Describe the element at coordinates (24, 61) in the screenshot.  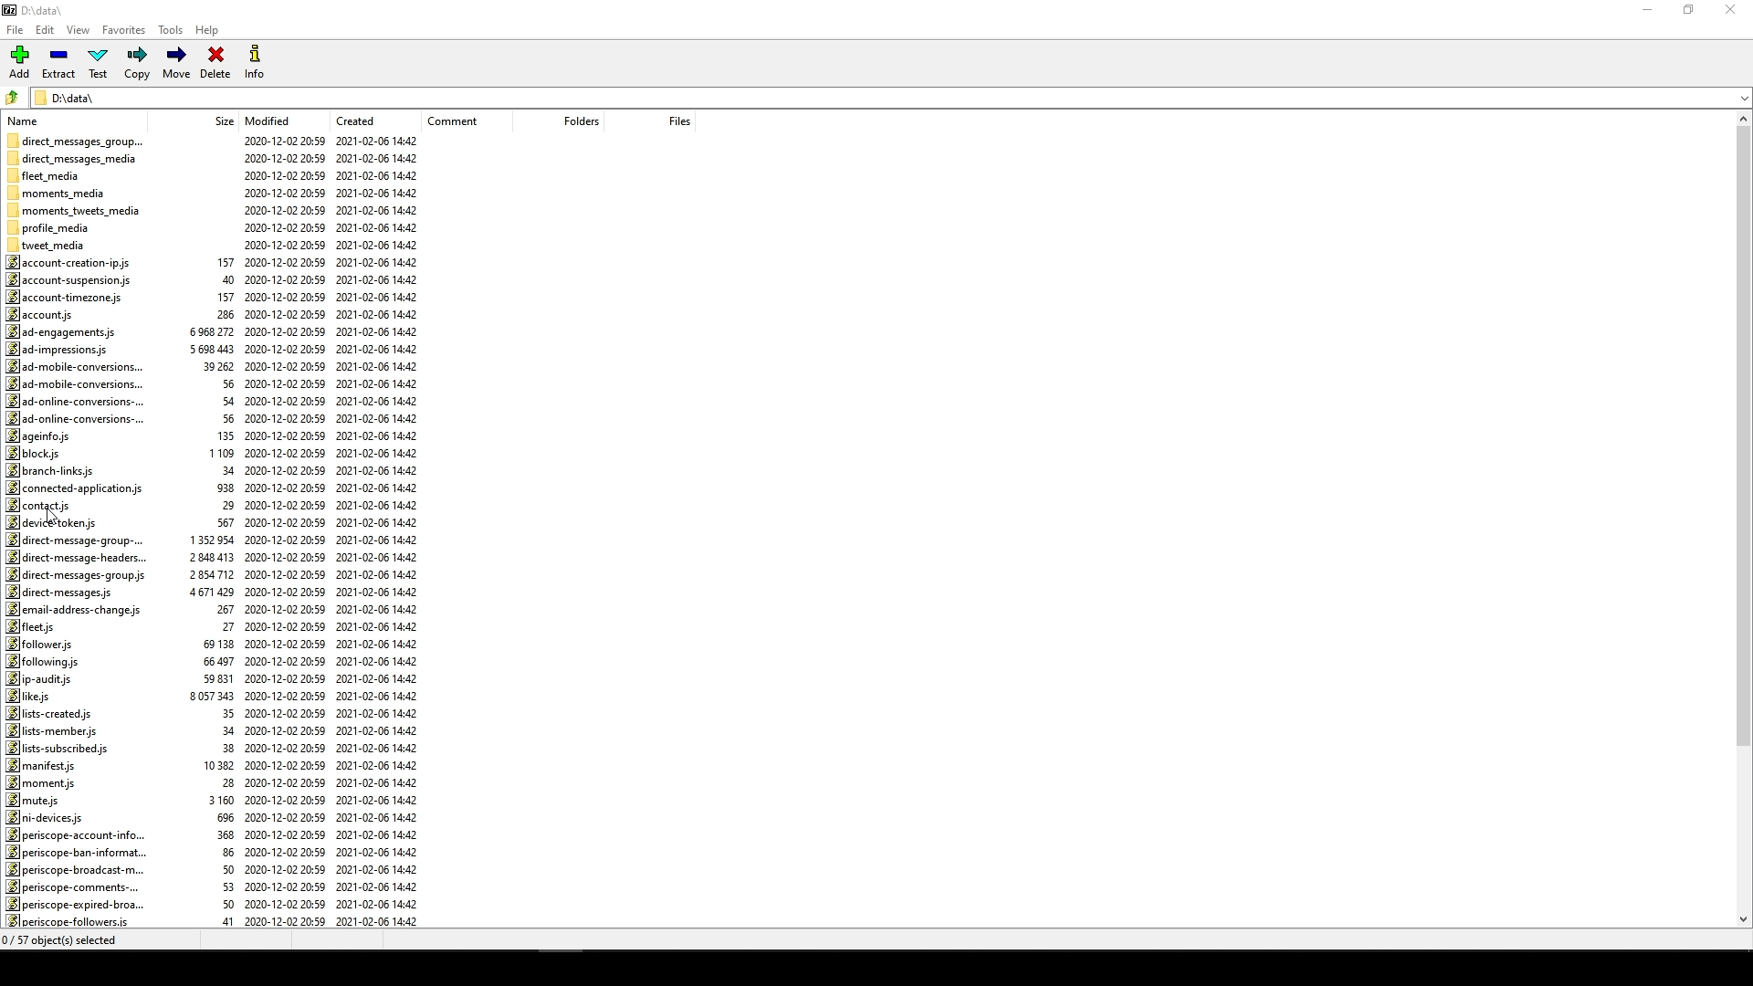
I see `Add` at that location.